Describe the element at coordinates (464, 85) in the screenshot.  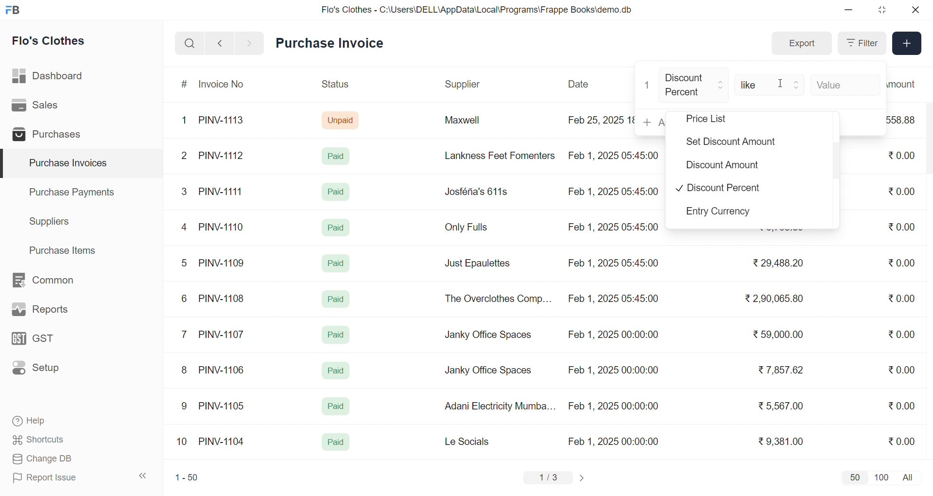
I see `Supplier` at that location.